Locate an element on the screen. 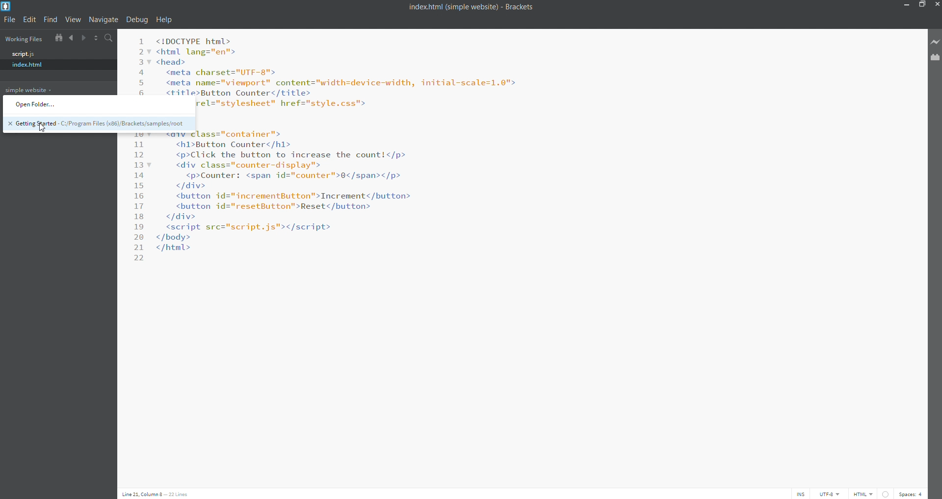 The image size is (942, 499). spaces: 4 is located at coordinates (913, 494).